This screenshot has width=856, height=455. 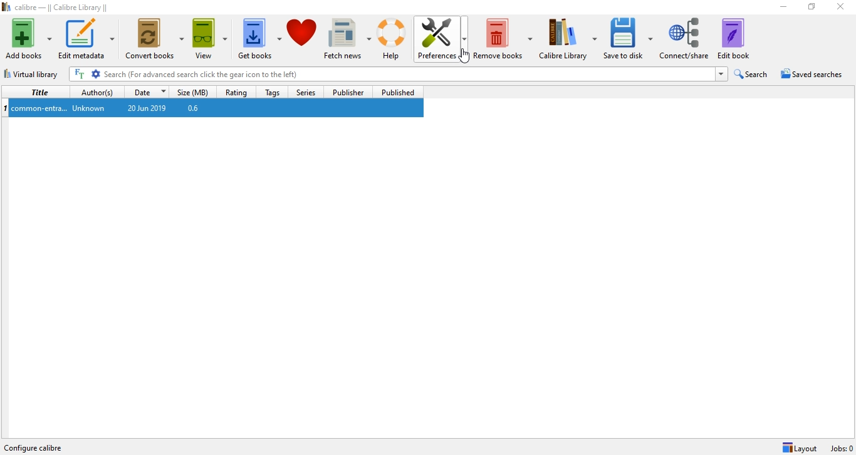 I want to click on search history, so click(x=721, y=75).